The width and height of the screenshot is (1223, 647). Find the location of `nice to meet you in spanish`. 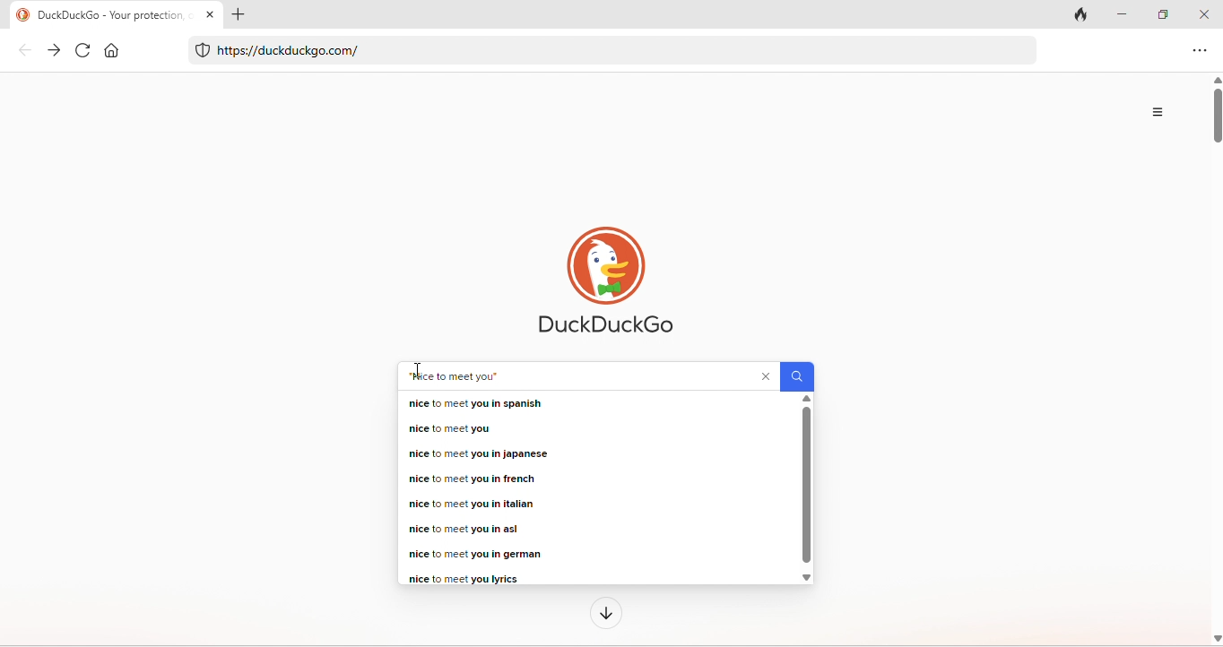

nice to meet you in spanish is located at coordinates (475, 403).